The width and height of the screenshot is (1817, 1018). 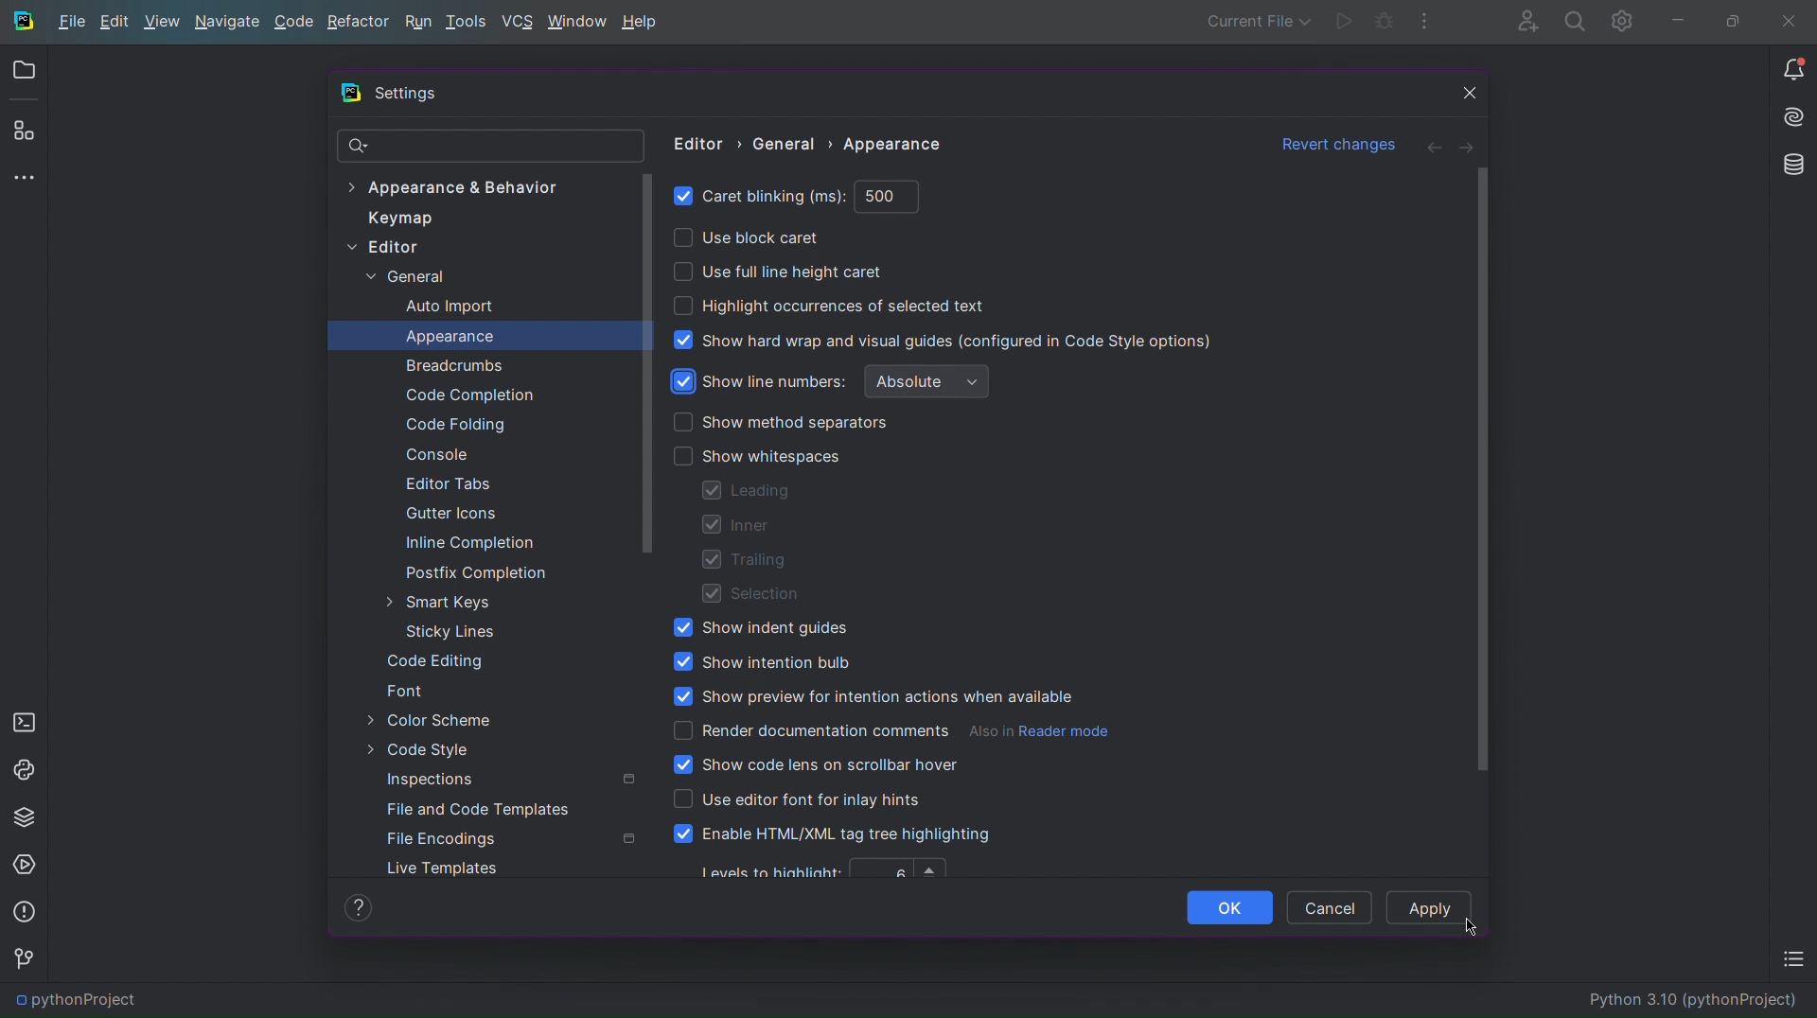 I want to click on Code Editing, so click(x=439, y=661).